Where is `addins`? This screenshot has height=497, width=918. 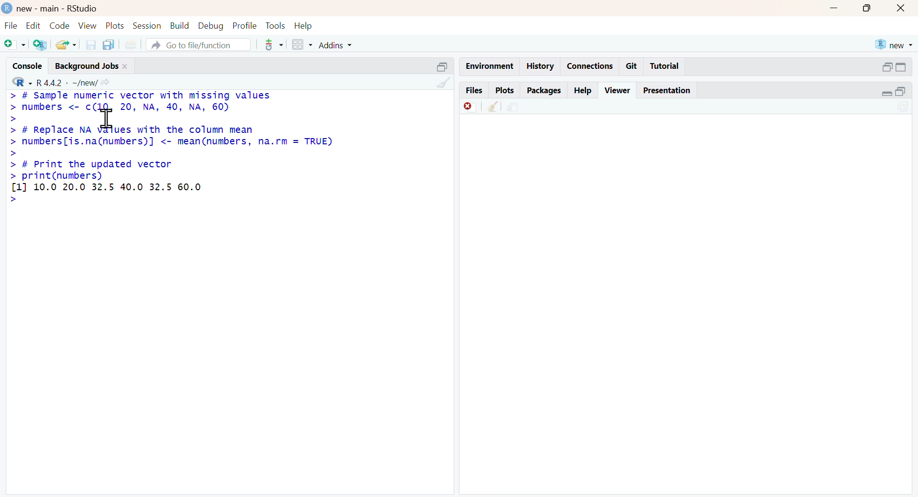
addins is located at coordinates (336, 45).